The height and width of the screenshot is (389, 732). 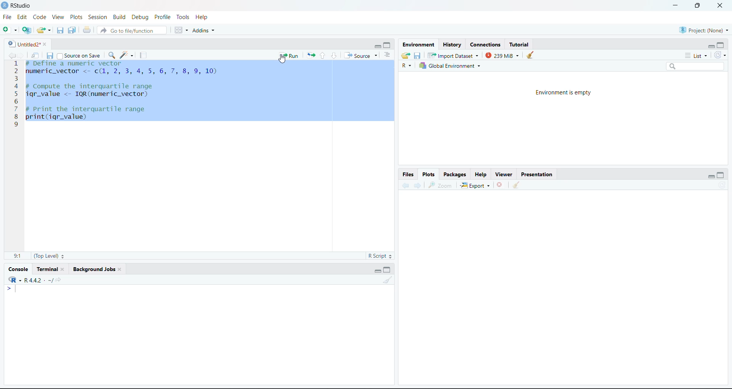 I want to click on Untitled2*, so click(x=26, y=43).